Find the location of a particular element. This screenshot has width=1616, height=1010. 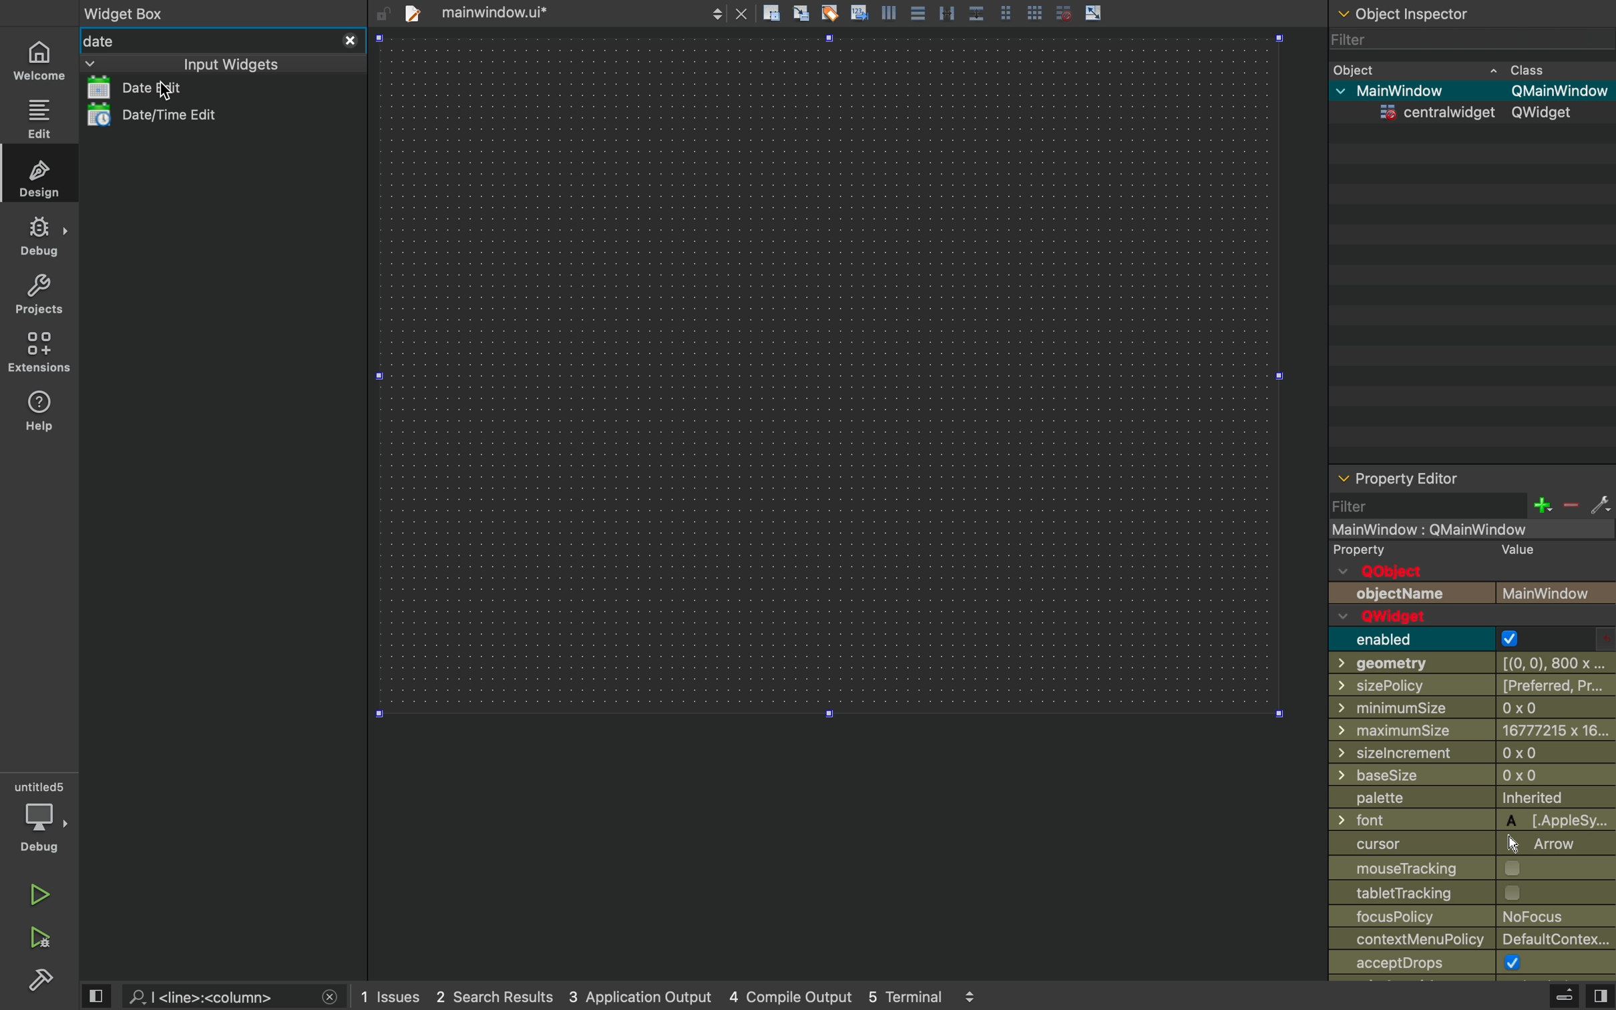

close is located at coordinates (741, 11).